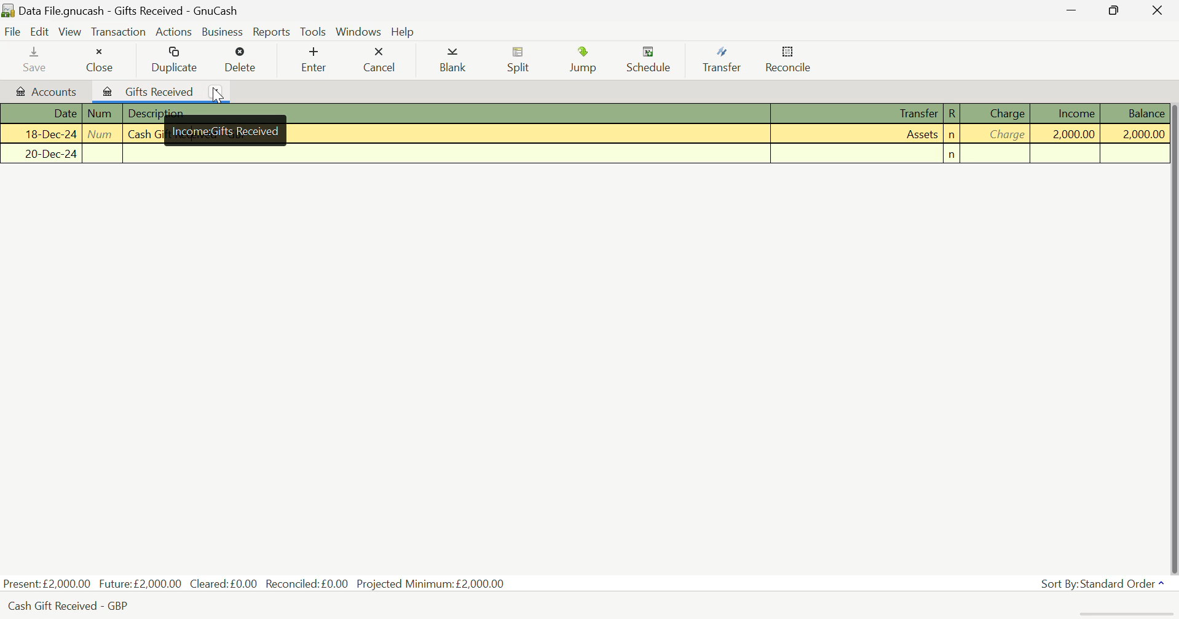 Image resolution: width=1179 pixels, height=619 pixels. What do you see at coordinates (41, 114) in the screenshot?
I see `Date` at bounding box center [41, 114].